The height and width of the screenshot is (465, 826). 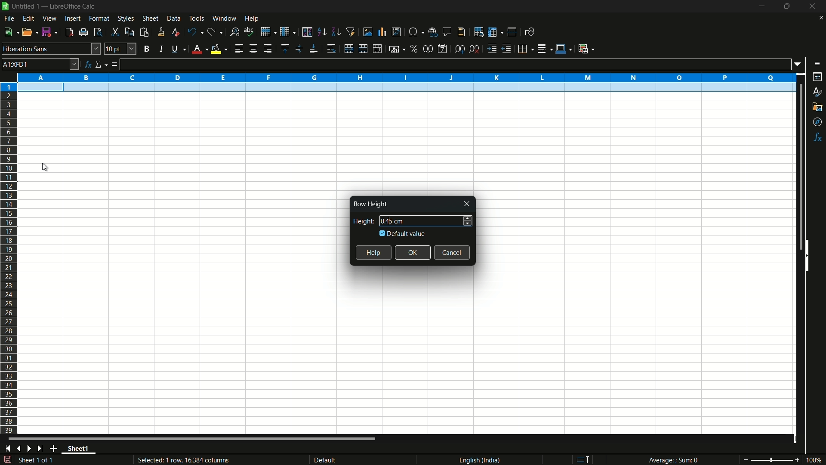 What do you see at coordinates (475, 49) in the screenshot?
I see `delete decimal place` at bounding box center [475, 49].